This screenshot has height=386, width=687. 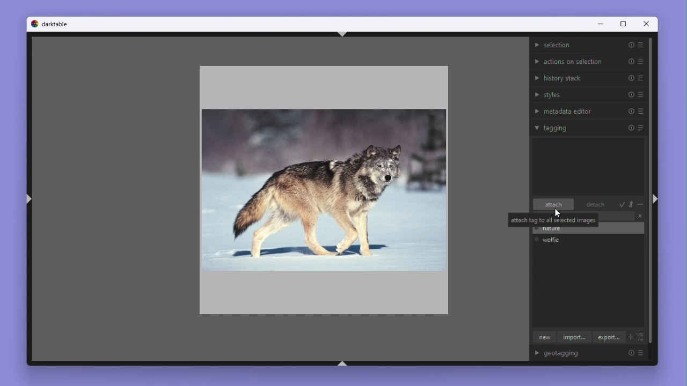 I want to click on ctrl+shift+r, so click(x=654, y=198).